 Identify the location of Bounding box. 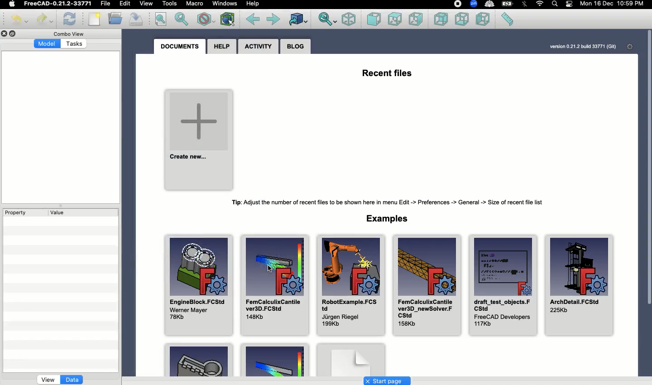
(226, 21).